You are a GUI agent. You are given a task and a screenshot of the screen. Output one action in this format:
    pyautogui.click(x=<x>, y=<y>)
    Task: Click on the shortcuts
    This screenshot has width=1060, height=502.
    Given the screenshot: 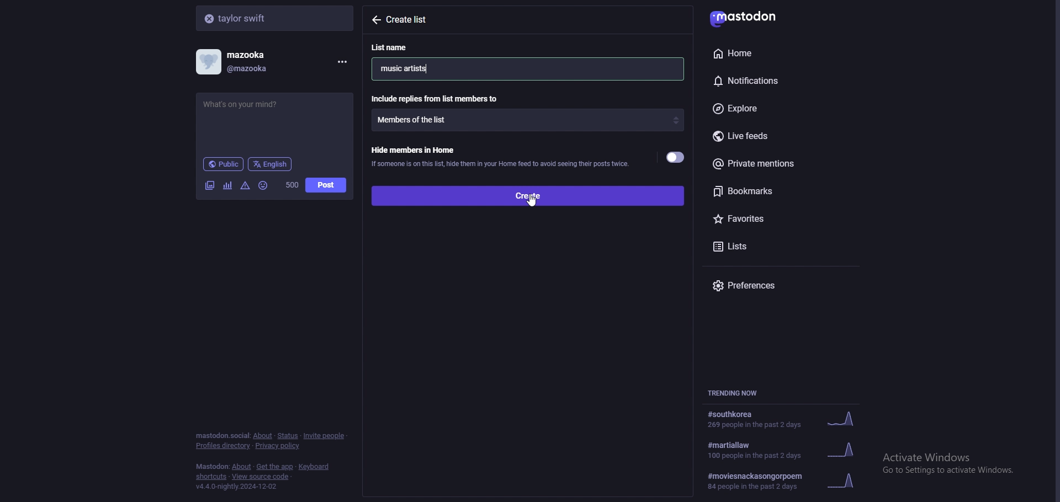 What is the action you would take?
    pyautogui.click(x=211, y=478)
    